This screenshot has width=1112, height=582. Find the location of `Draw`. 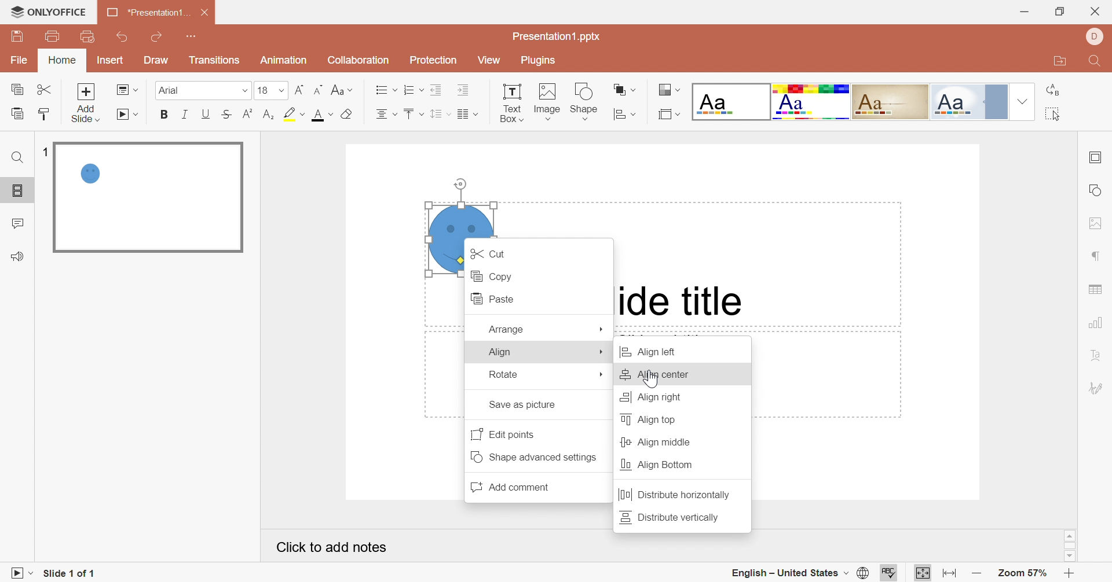

Draw is located at coordinates (157, 61).